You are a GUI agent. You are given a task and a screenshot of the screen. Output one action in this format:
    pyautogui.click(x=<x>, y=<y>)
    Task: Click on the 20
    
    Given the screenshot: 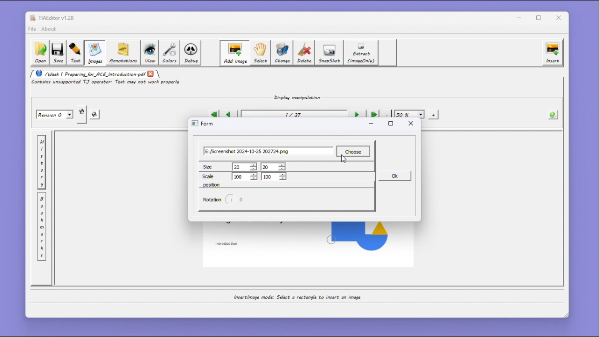 What is the action you would take?
    pyautogui.click(x=273, y=167)
    